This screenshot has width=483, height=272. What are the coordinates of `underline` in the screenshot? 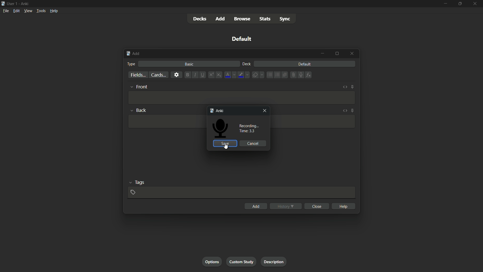 It's located at (204, 75).